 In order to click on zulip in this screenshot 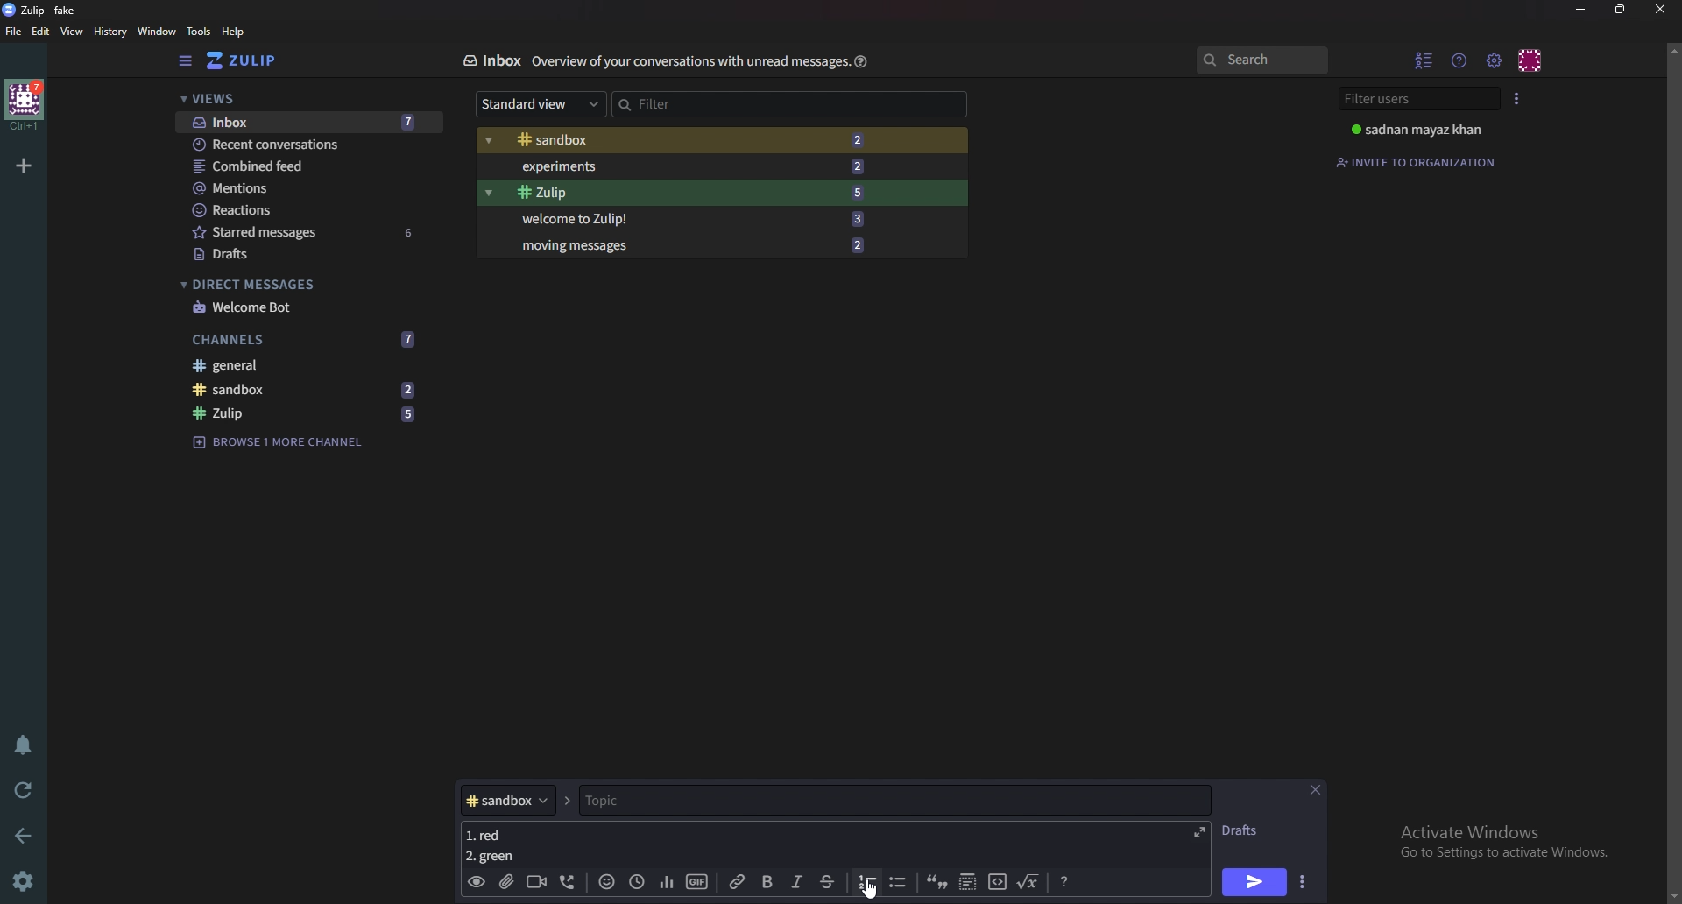, I will do `click(311, 414)`.